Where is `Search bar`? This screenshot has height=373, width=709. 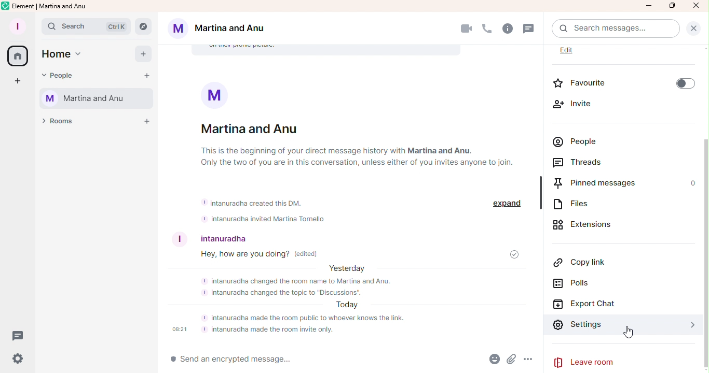 Search bar is located at coordinates (87, 26).